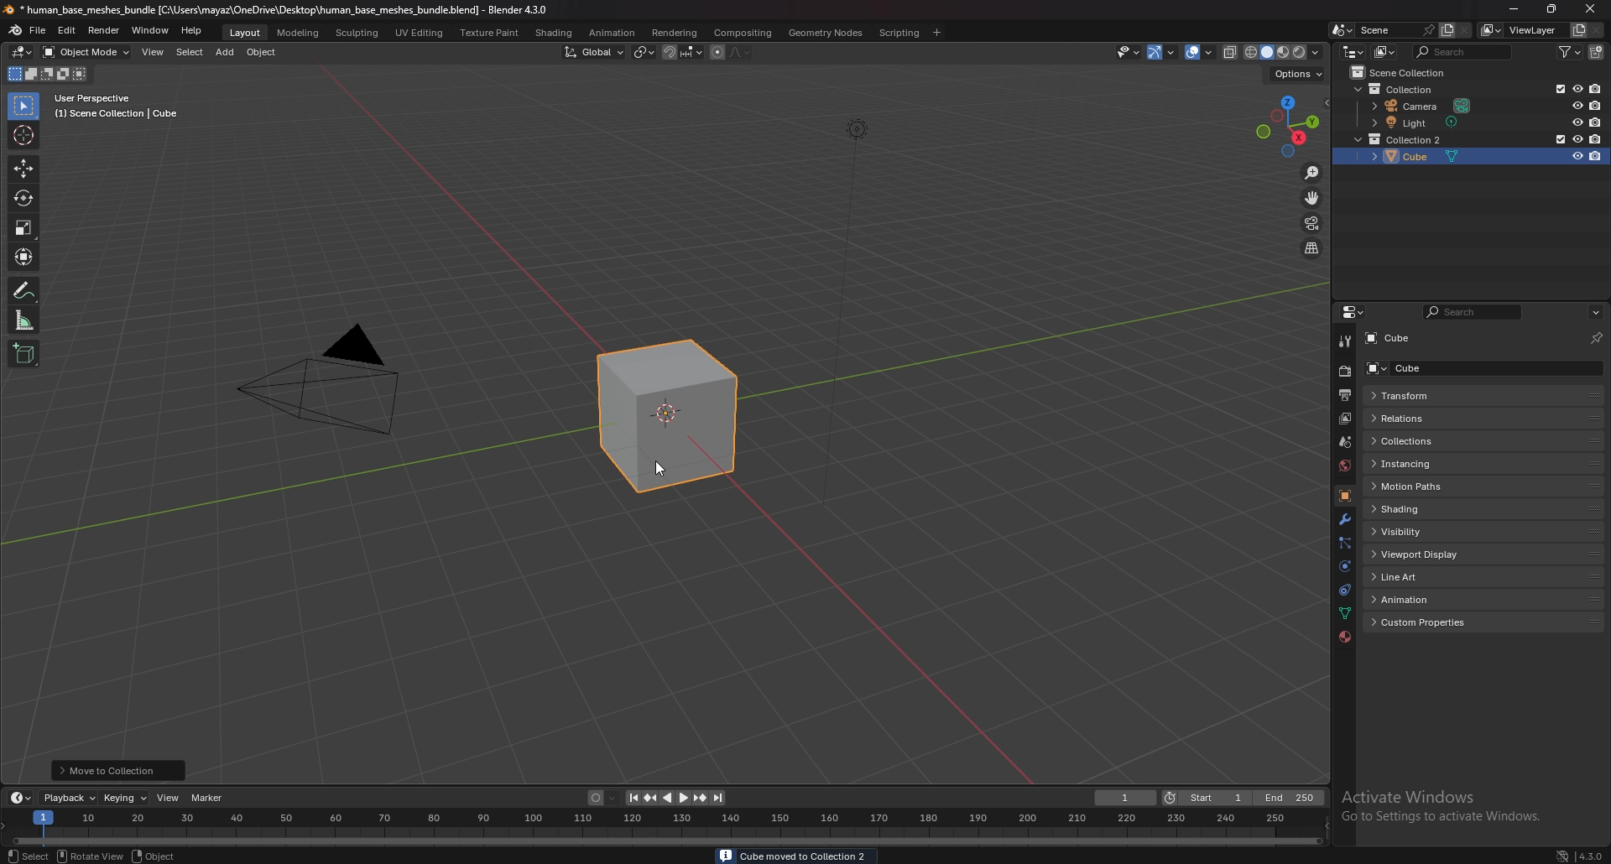 This screenshot has width=1611, height=864. Describe the element at coordinates (1598, 51) in the screenshot. I see `new collection` at that location.